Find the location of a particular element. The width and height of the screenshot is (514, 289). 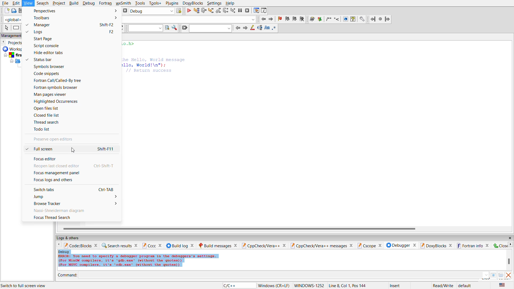

toggle bookmarks is located at coordinates (280, 19).